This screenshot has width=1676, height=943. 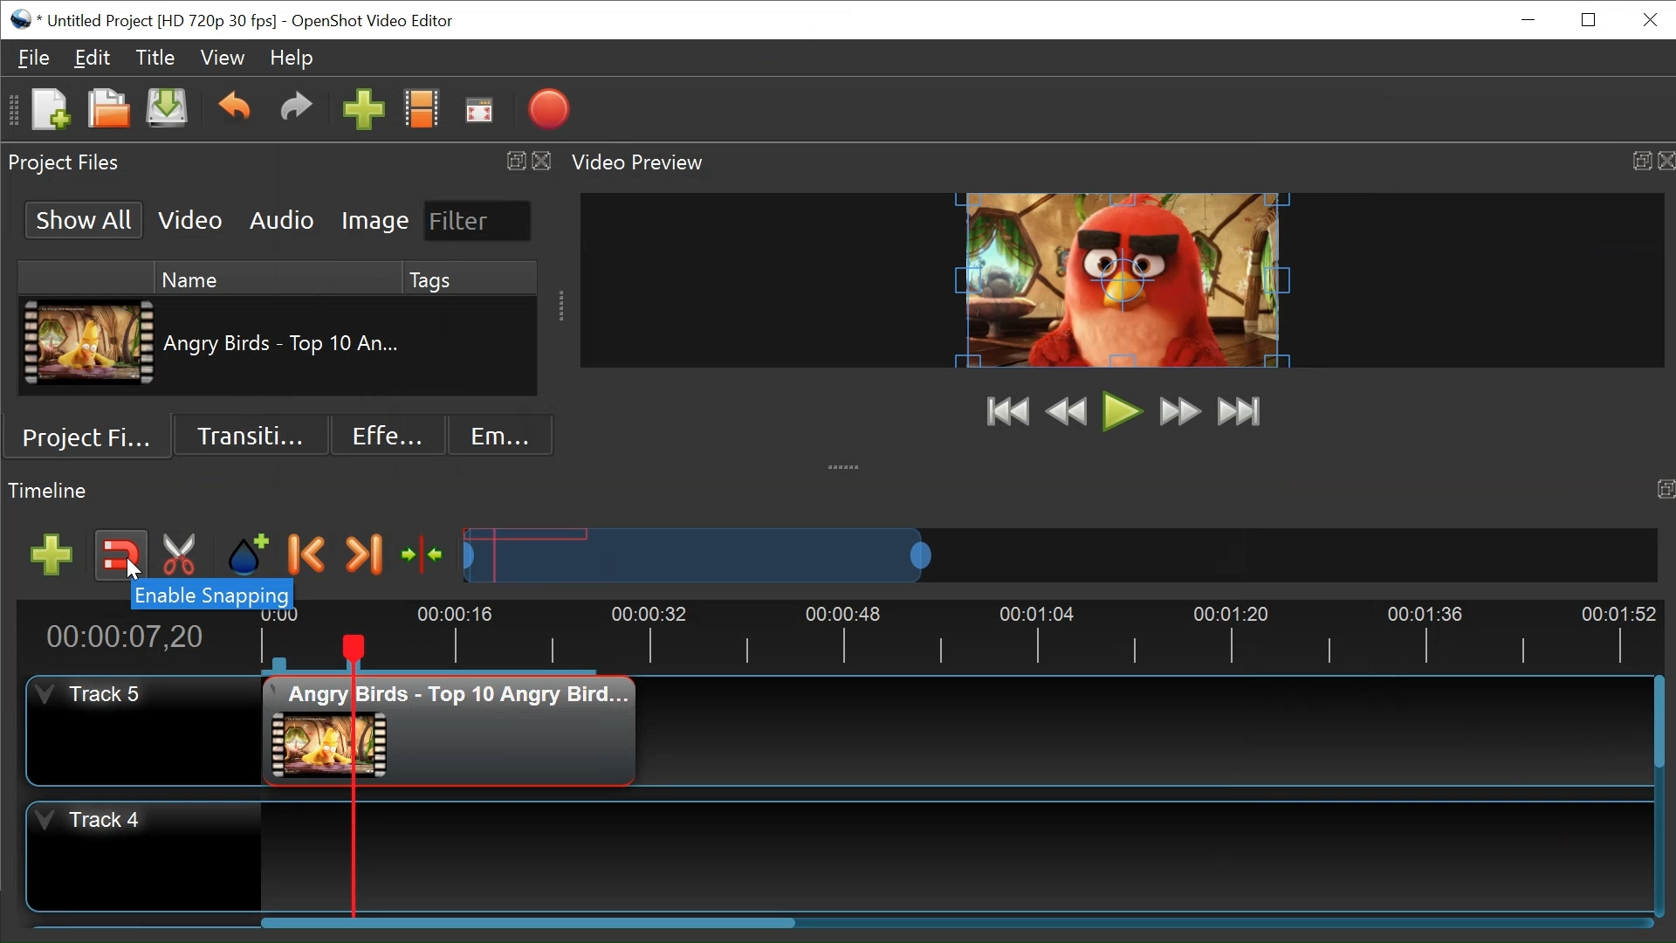 I want to click on OpenShot Video Editor, so click(x=379, y=22).